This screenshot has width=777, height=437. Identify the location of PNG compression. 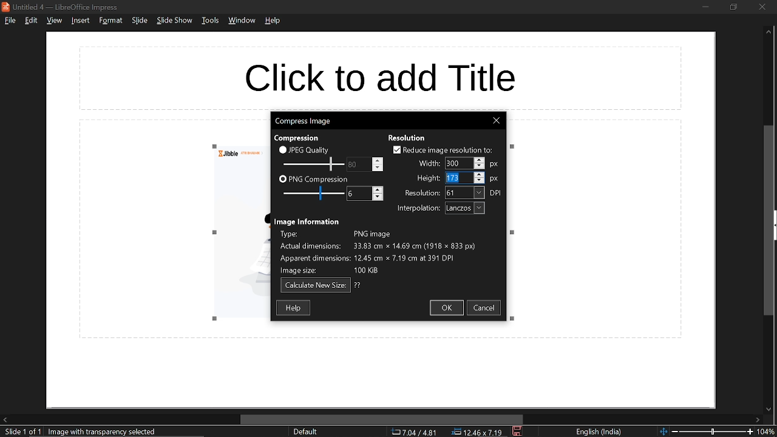
(319, 178).